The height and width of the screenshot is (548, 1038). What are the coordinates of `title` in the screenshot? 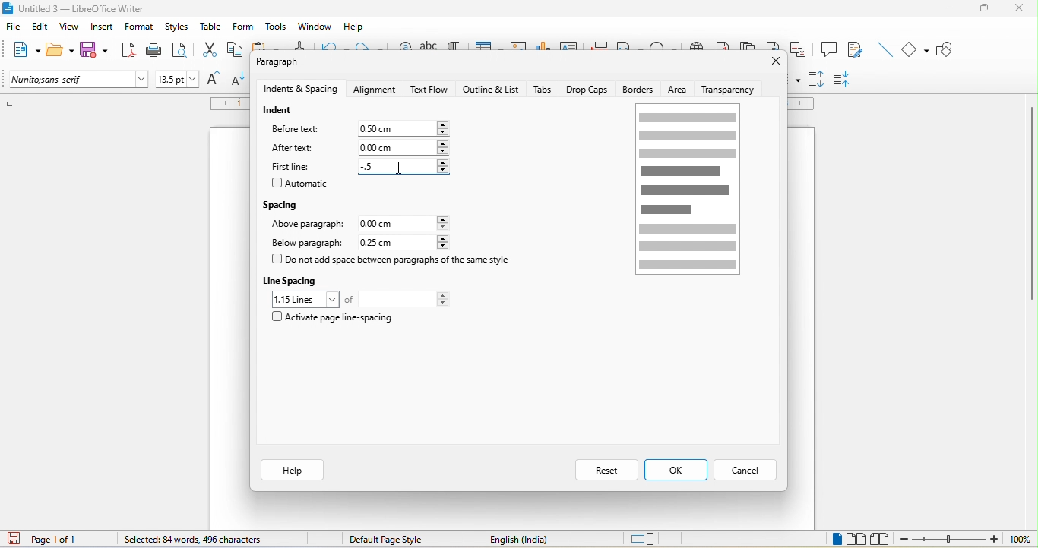 It's located at (74, 9).